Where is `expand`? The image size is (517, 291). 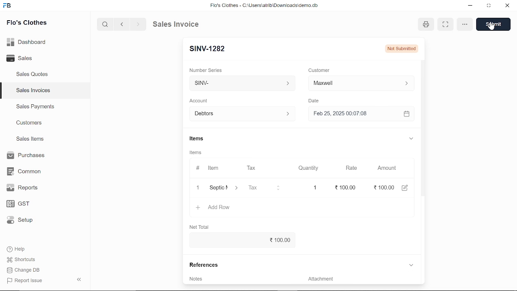 expand is located at coordinates (412, 139).